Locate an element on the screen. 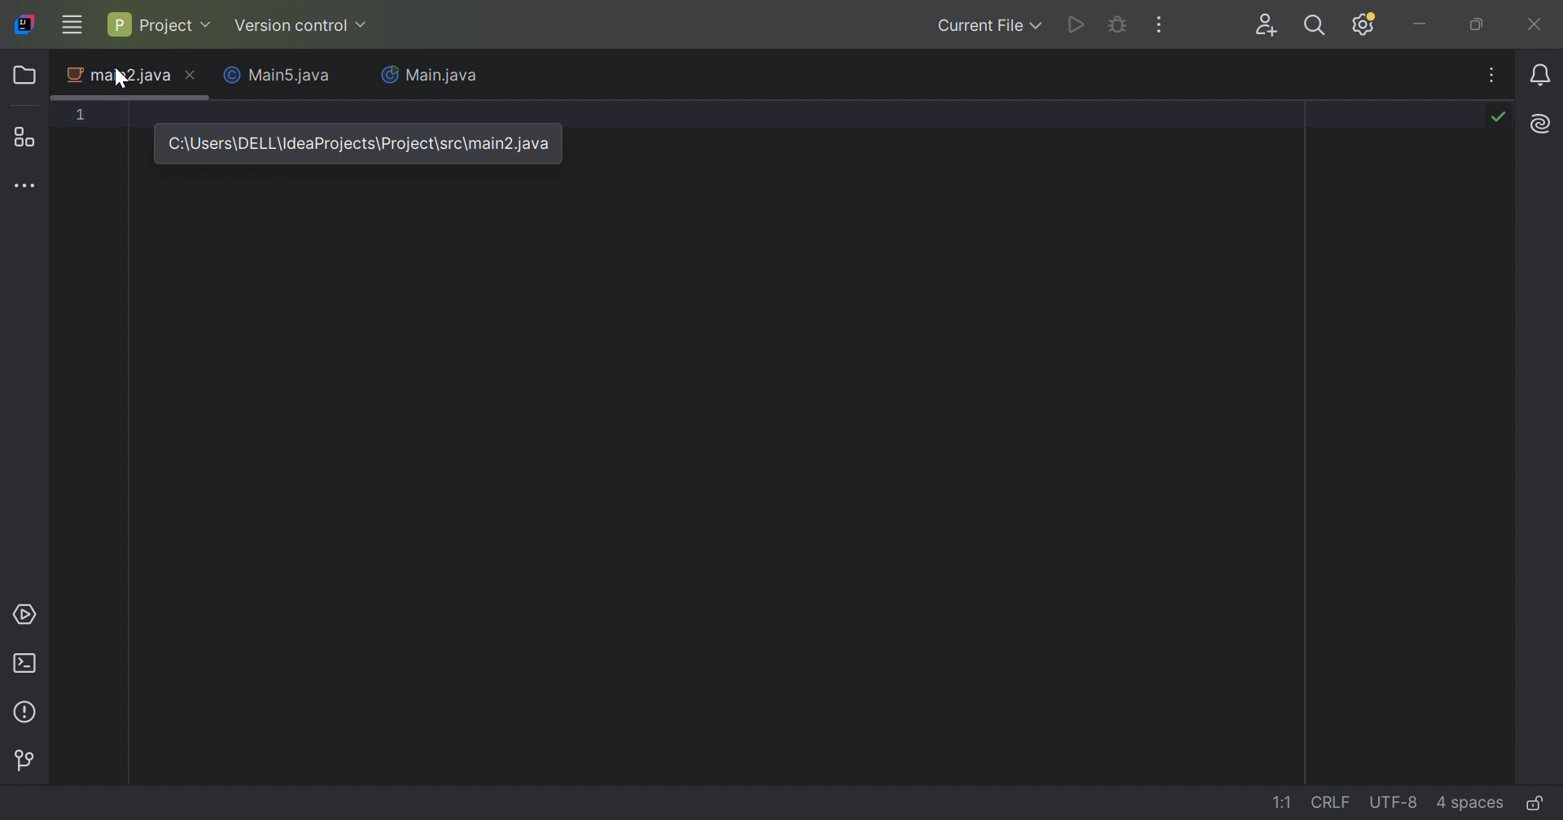  1 is located at coordinates (81, 114).